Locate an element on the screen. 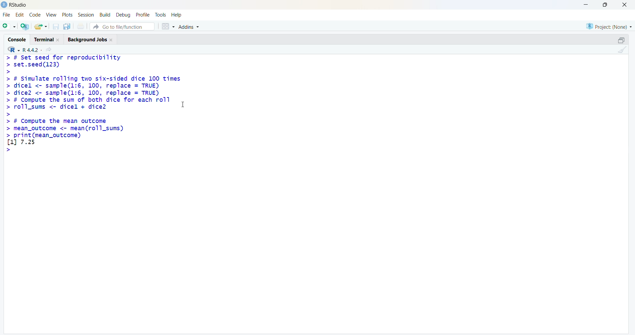 Image resolution: width=635 pixels, height=335 pixels. close is located at coordinates (112, 40).